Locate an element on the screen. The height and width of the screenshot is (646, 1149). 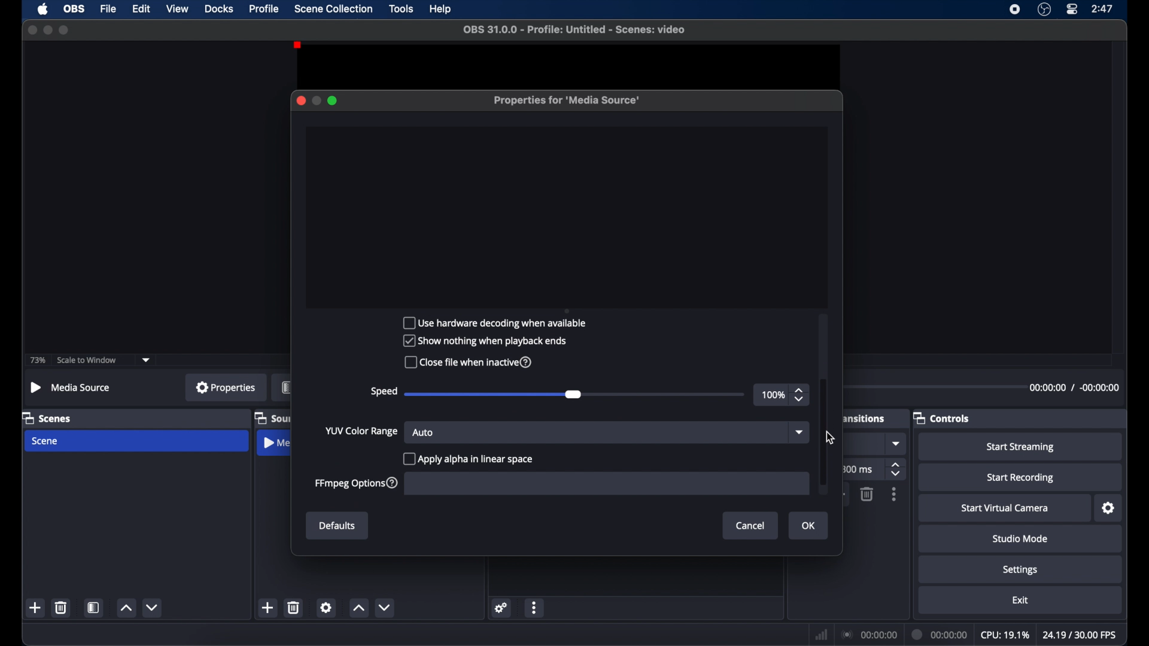
add is located at coordinates (267, 607).